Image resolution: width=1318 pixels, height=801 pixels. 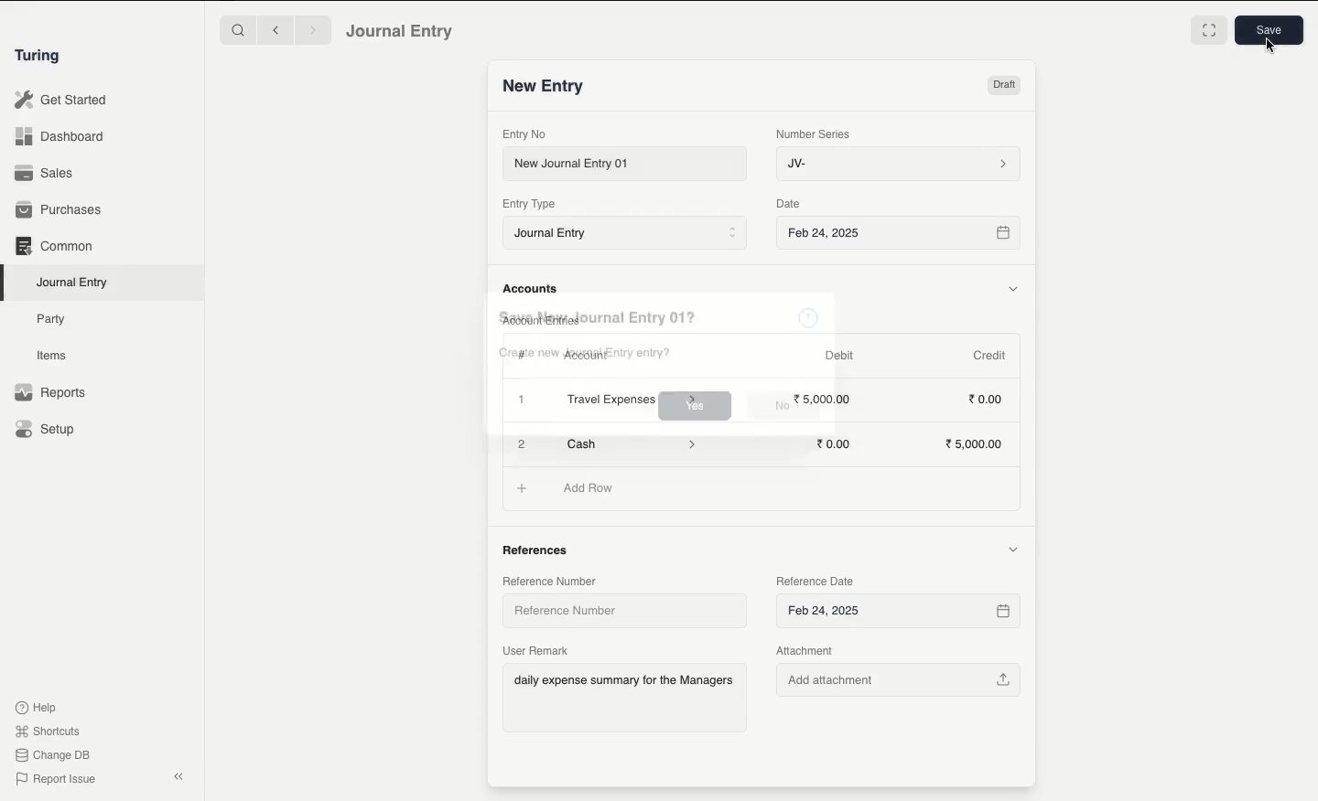 What do you see at coordinates (816, 134) in the screenshot?
I see `Number Series` at bounding box center [816, 134].